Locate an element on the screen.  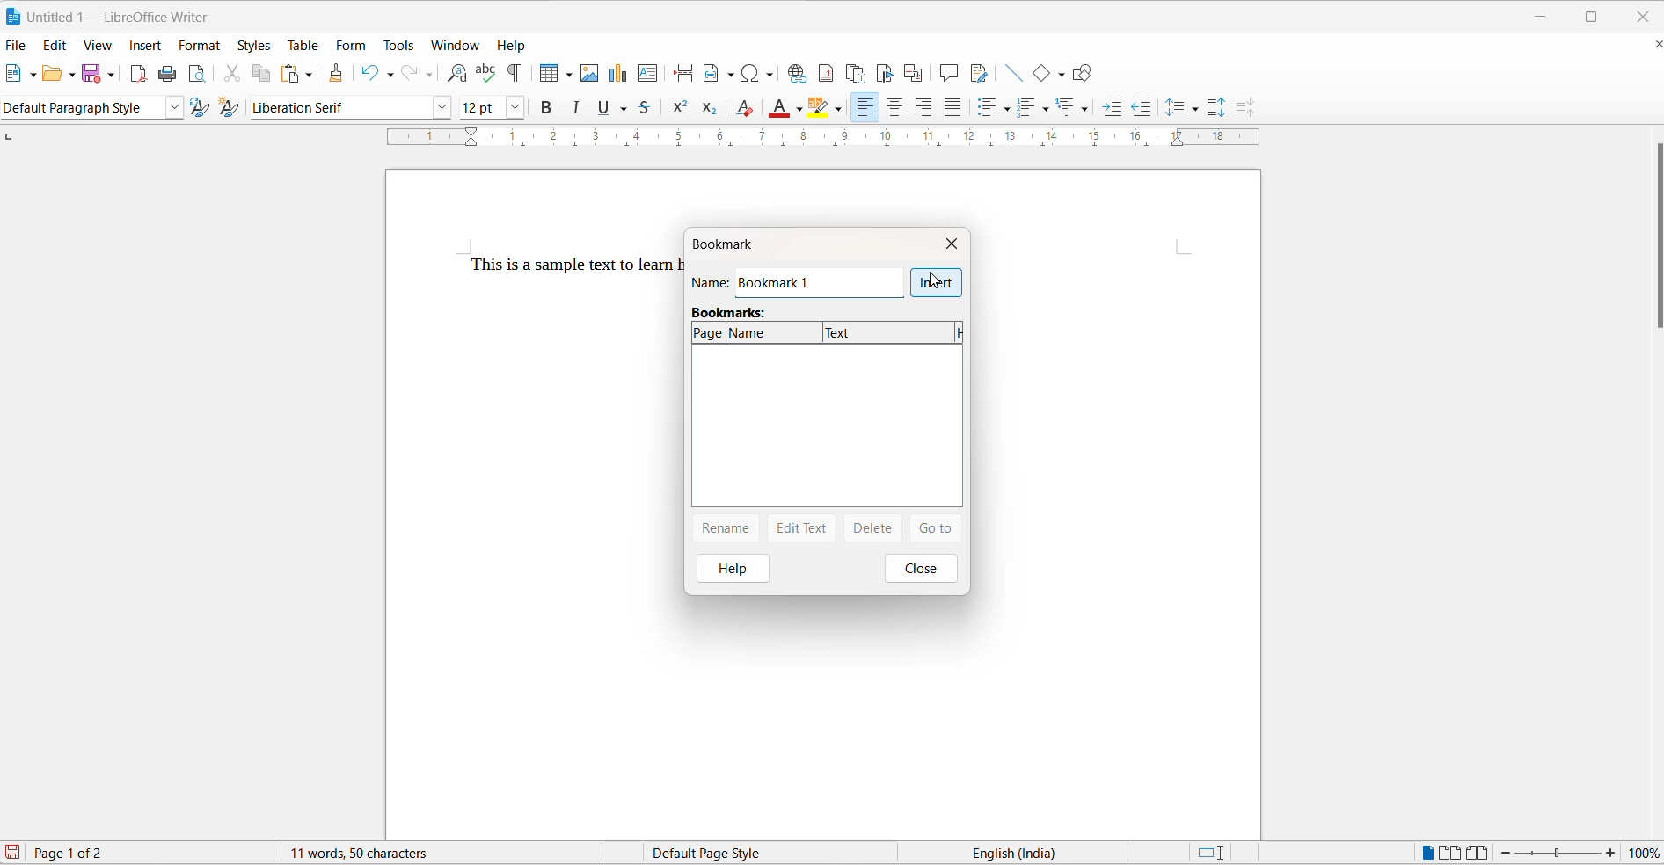
new file options is located at coordinates (33, 76).